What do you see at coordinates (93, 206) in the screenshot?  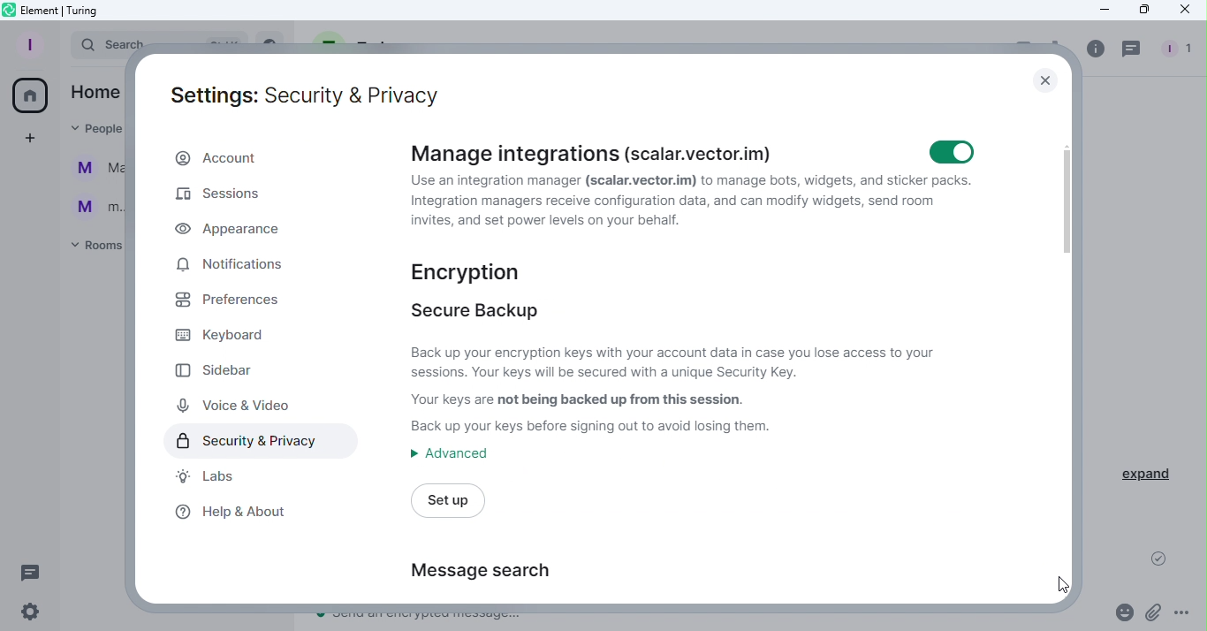 I see `m...@t...` at bounding box center [93, 206].